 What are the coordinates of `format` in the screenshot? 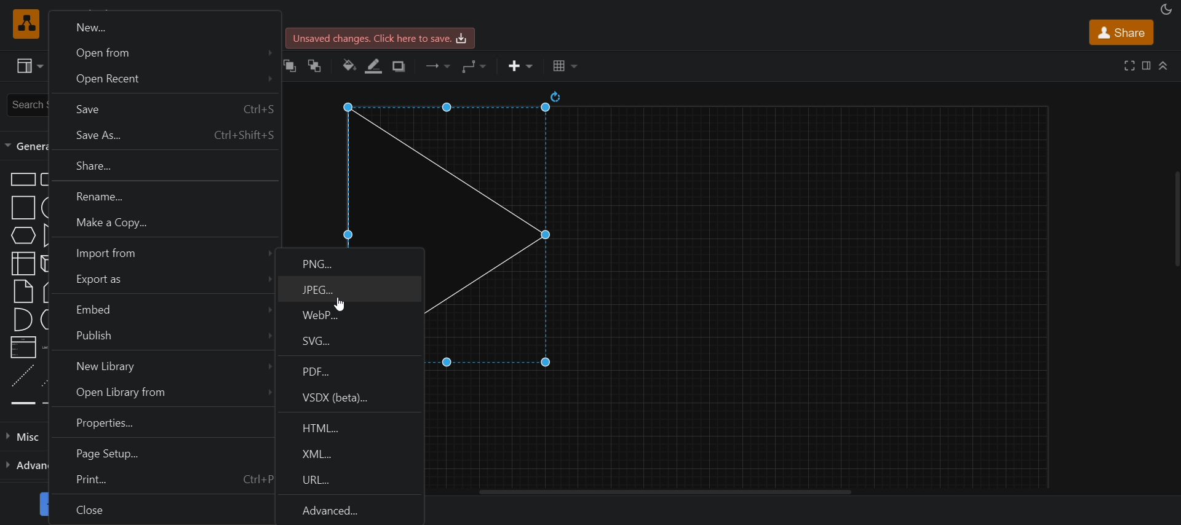 It's located at (1144, 65).